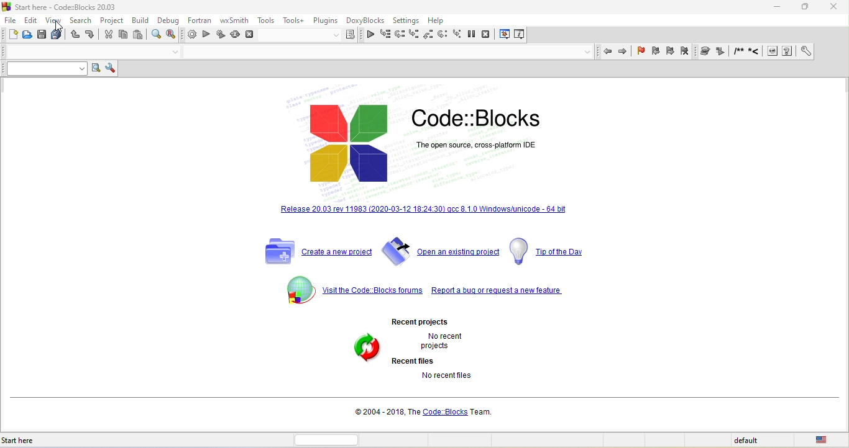 This screenshot has width=849, height=448. What do you see at coordinates (370, 37) in the screenshot?
I see `continue` at bounding box center [370, 37].